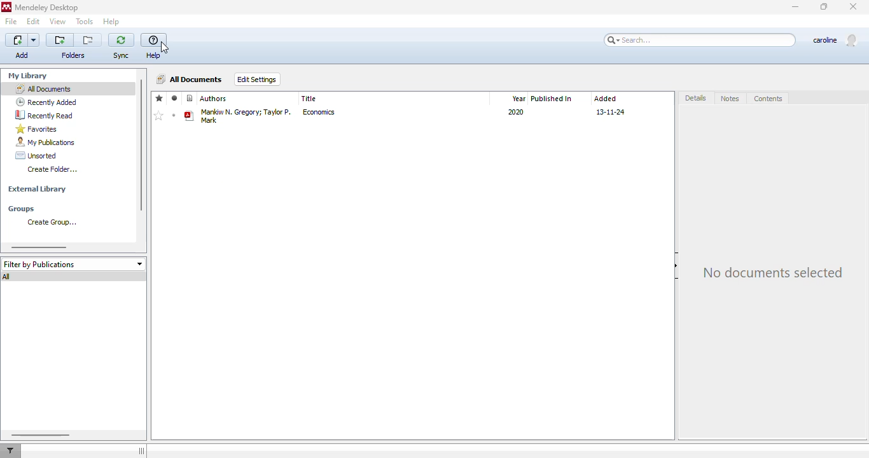  I want to click on minimize, so click(795, 7).